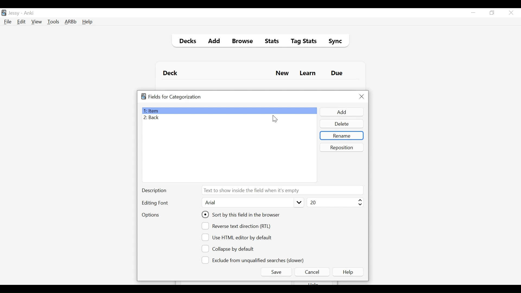 The height and width of the screenshot is (293, 521). Describe the element at coordinates (254, 260) in the screenshot. I see `(un)select Exclude from unqualified searches` at that location.